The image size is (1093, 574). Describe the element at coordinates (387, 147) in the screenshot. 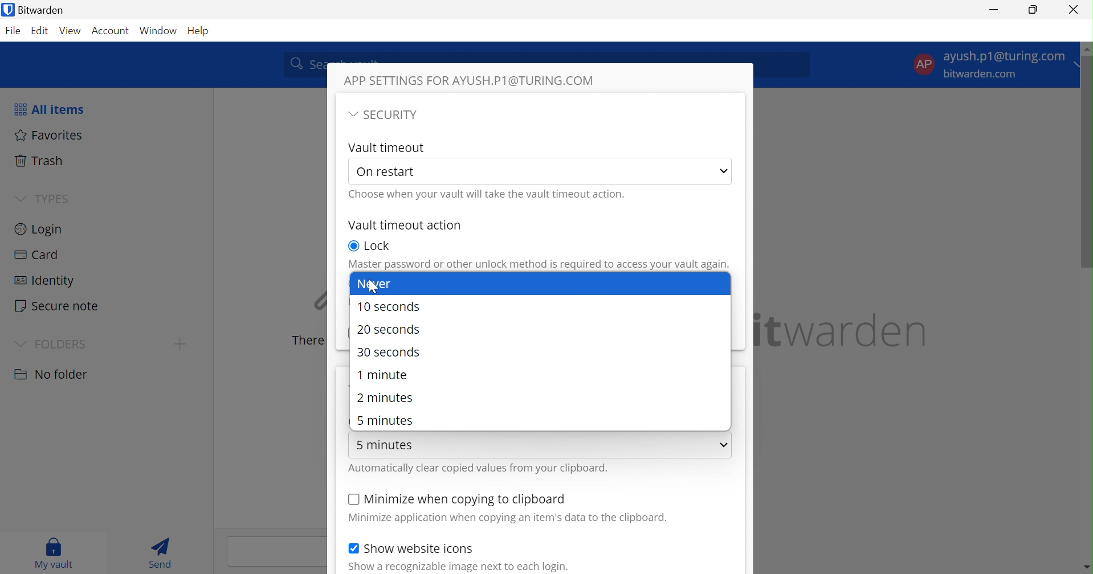

I see `Vault Timeout` at that location.